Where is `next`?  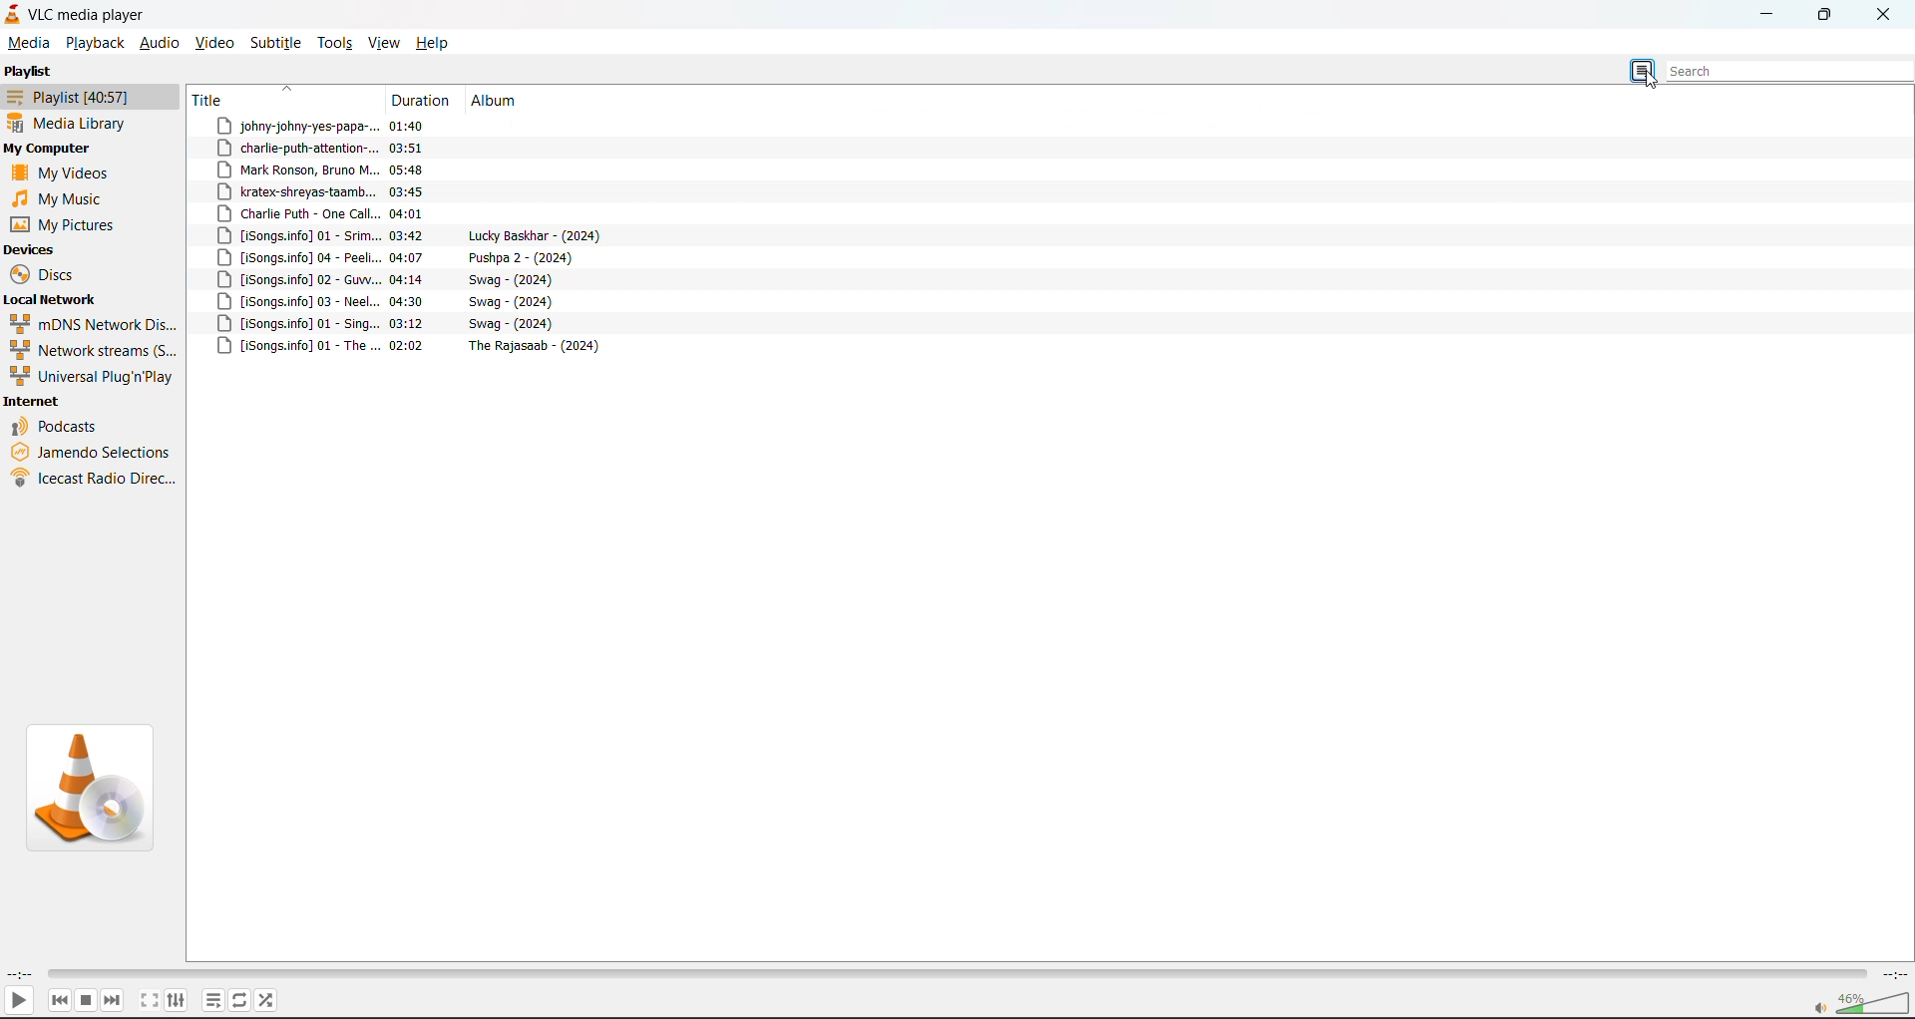
next is located at coordinates (114, 999).